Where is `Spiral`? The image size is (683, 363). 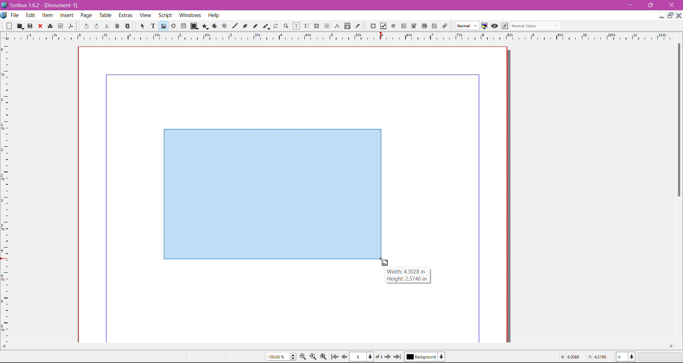 Spiral is located at coordinates (224, 26).